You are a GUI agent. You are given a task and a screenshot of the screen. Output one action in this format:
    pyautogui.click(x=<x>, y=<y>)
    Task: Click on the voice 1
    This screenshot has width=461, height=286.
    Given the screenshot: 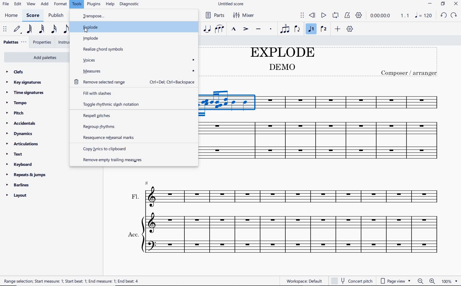 What is the action you would take?
    pyautogui.click(x=311, y=29)
    